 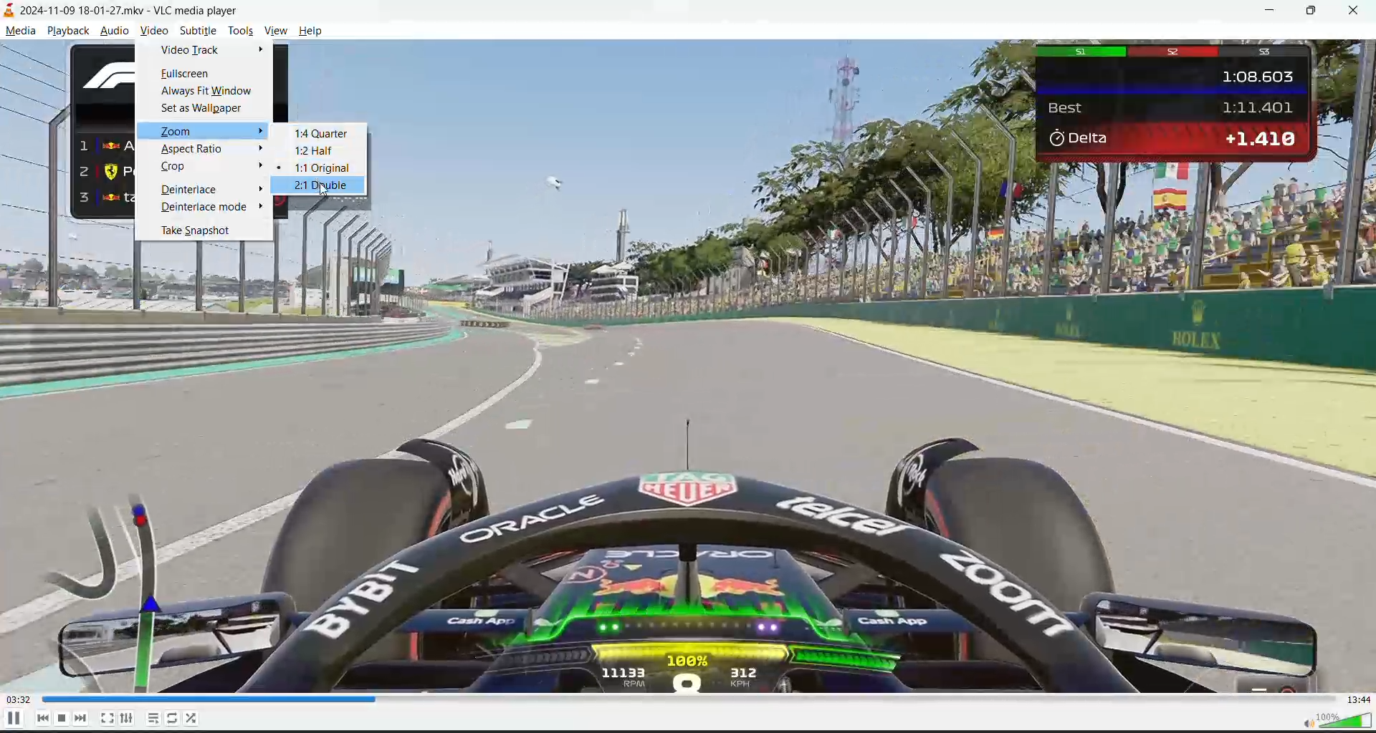 What do you see at coordinates (322, 168) in the screenshot?
I see `1:1 original` at bounding box center [322, 168].